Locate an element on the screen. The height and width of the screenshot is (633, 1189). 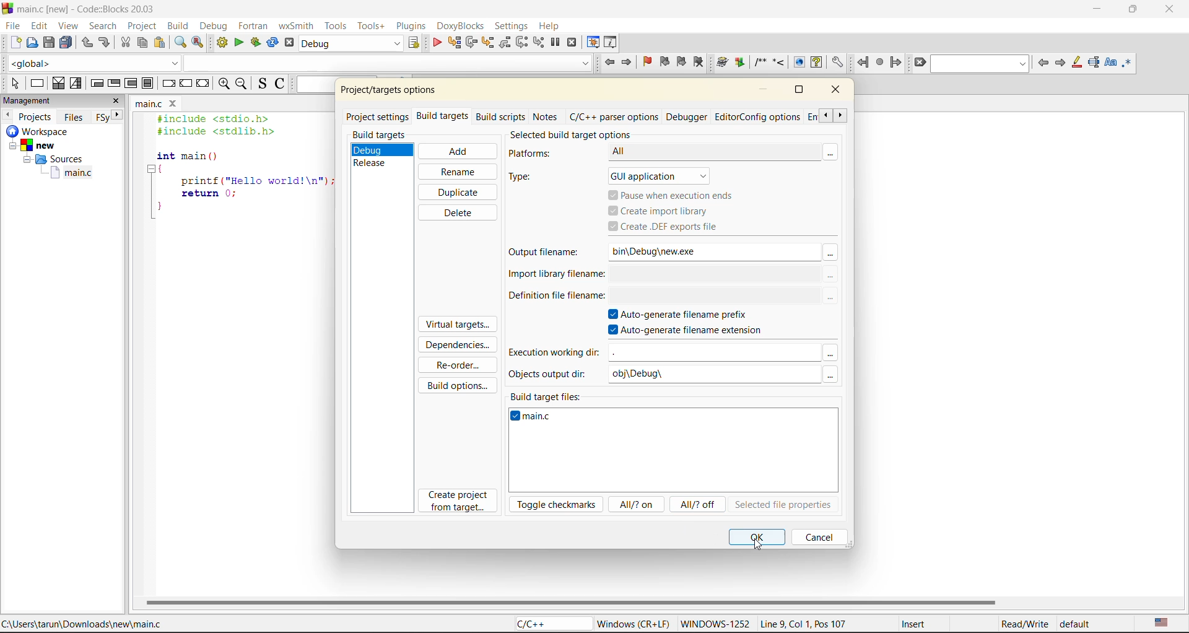
maximize is located at coordinates (1136, 11).